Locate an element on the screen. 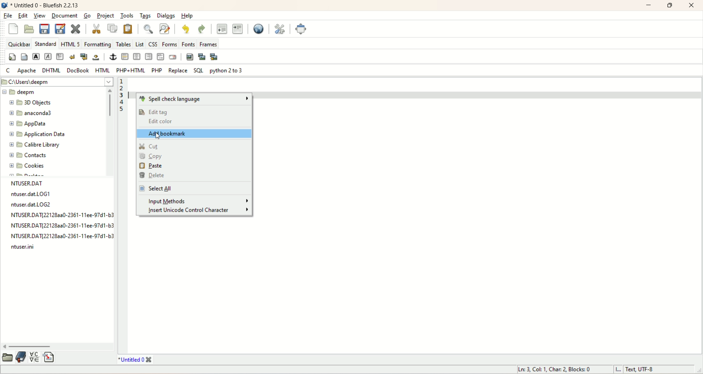 The height and width of the screenshot is (374, 703). copy is located at coordinates (152, 156).